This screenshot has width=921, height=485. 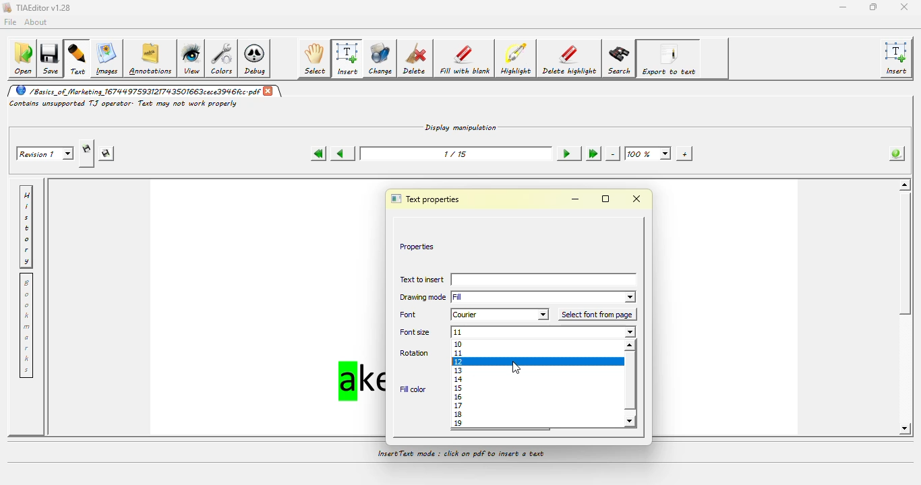 What do you see at coordinates (78, 59) in the screenshot?
I see `text` at bounding box center [78, 59].